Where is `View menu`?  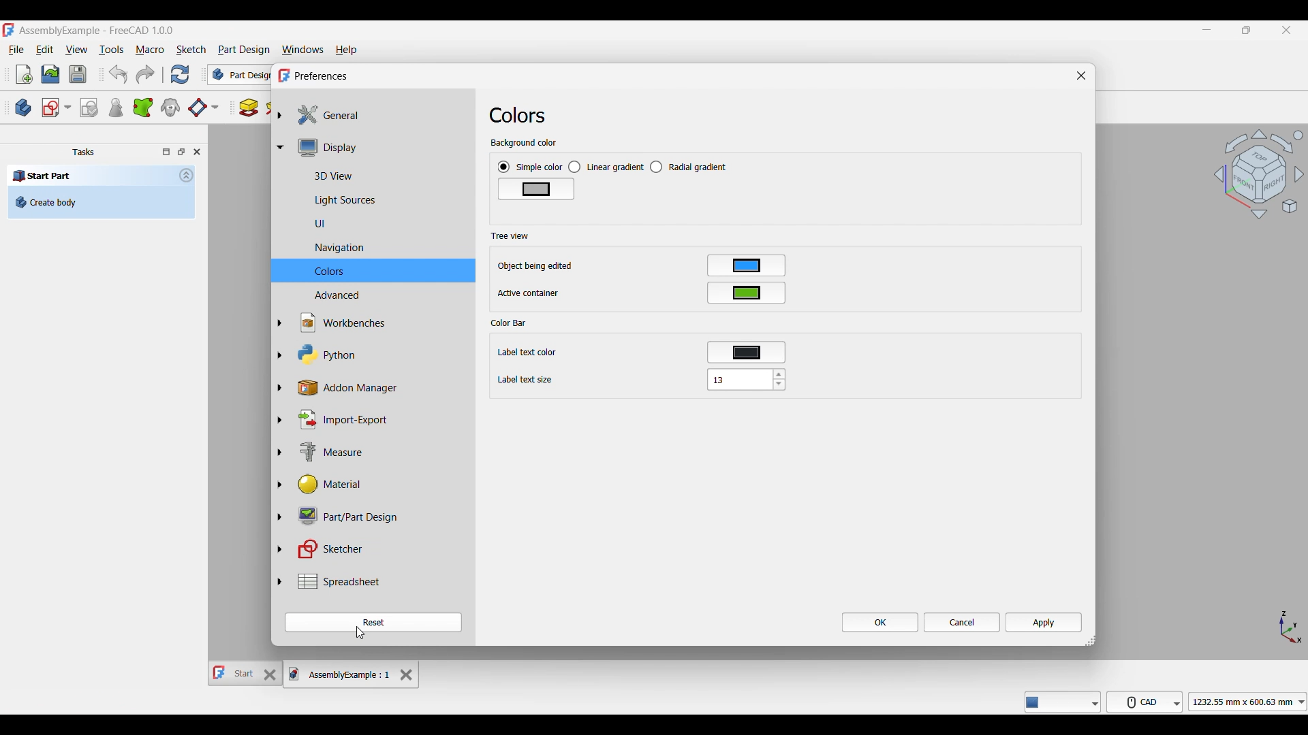
View menu is located at coordinates (76, 49).